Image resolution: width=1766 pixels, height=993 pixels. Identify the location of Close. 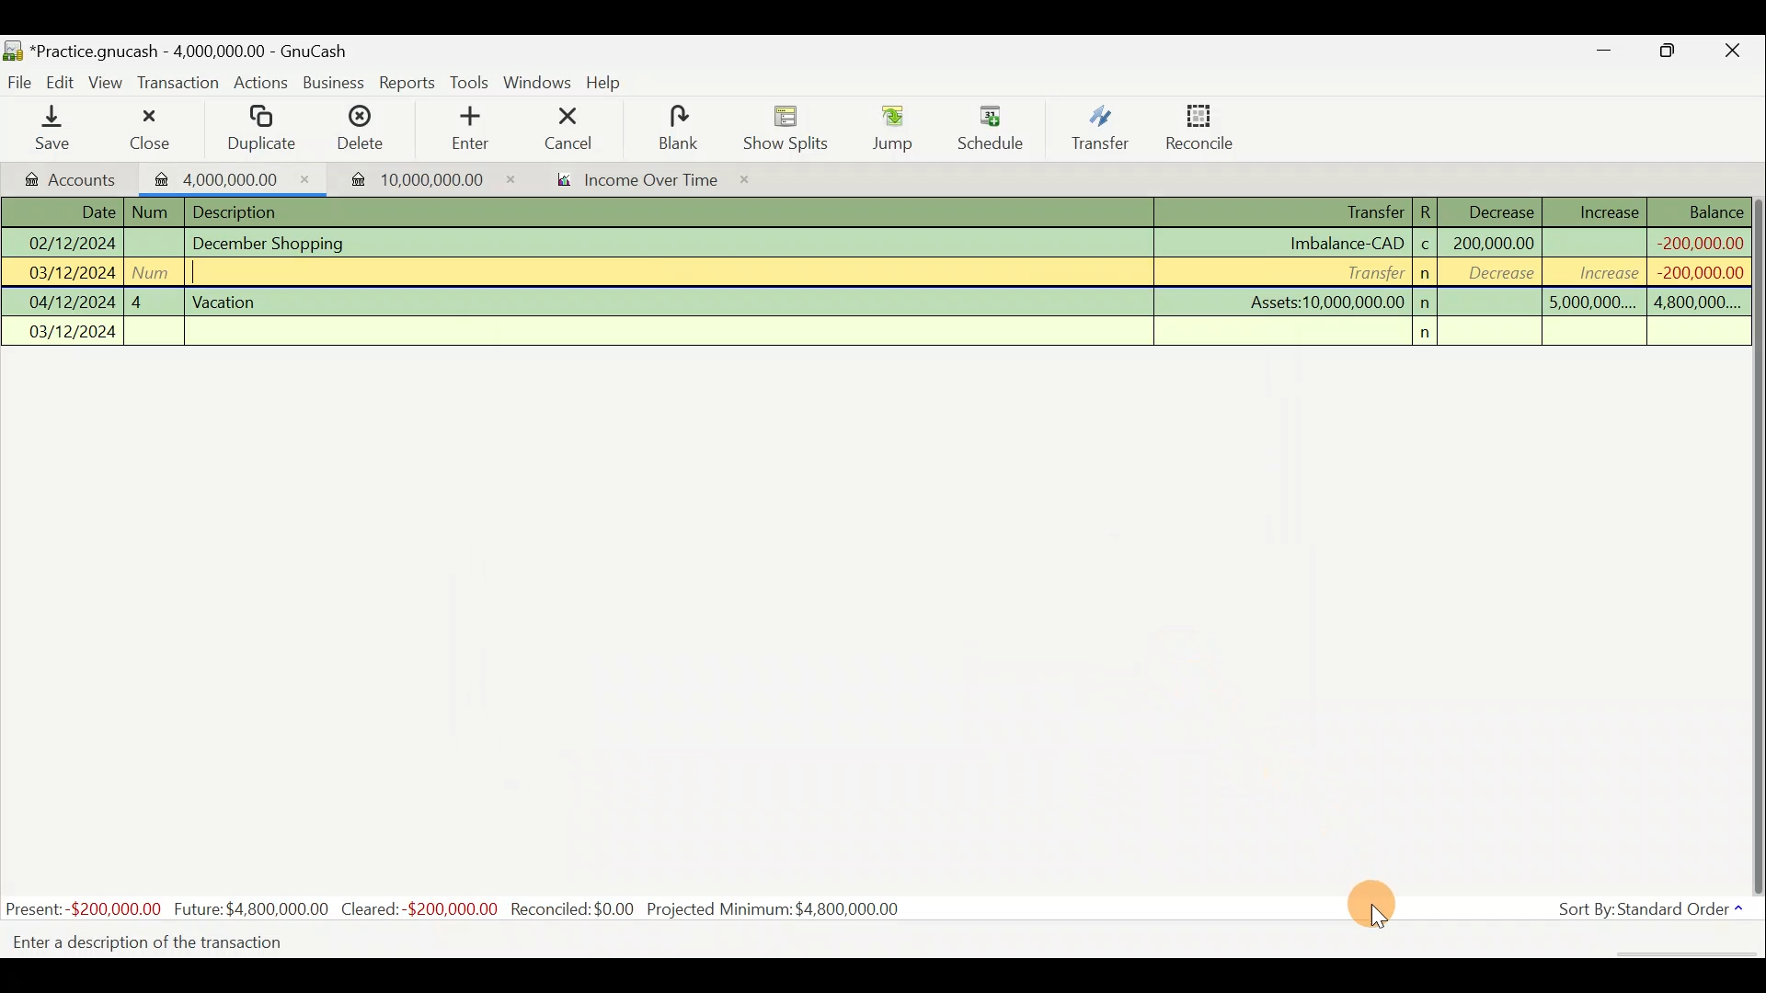
(1738, 51).